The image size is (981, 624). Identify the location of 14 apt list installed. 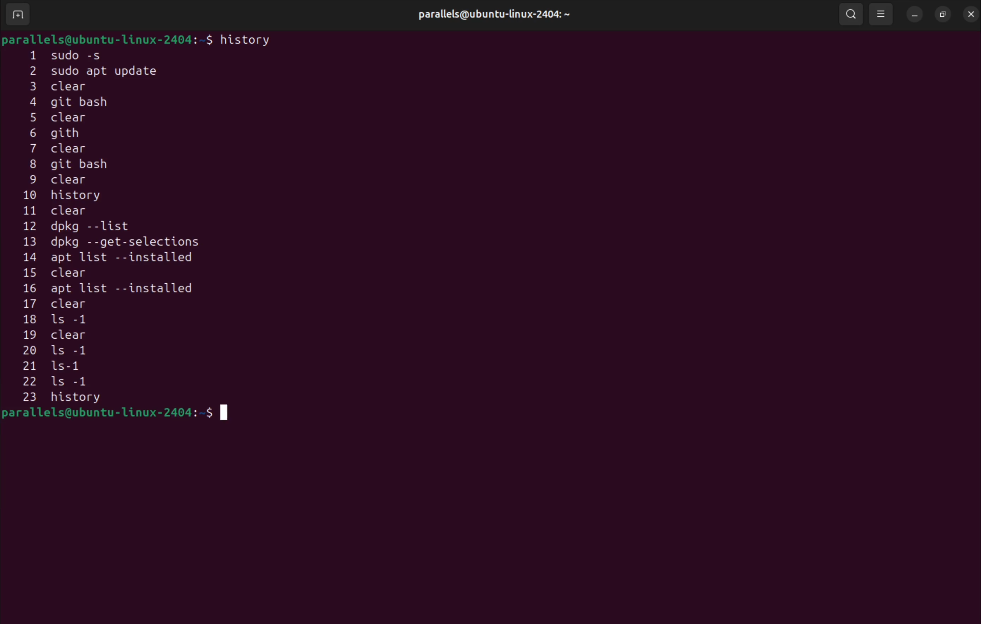
(118, 258).